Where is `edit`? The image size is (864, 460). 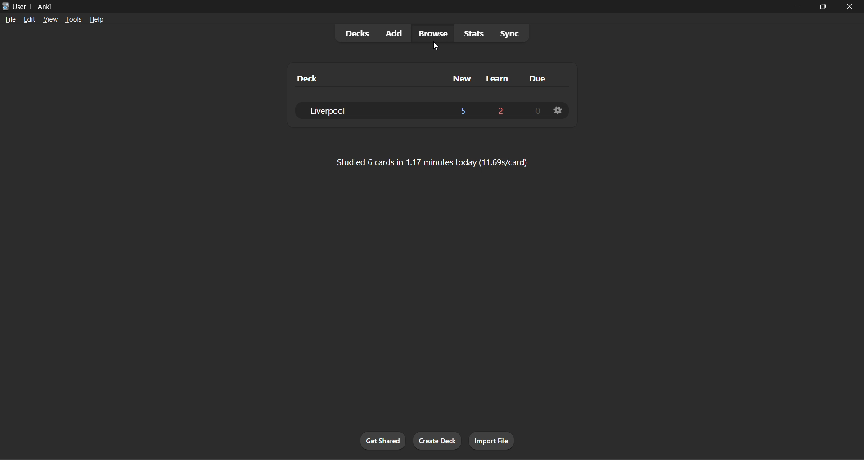 edit is located at coordinates (29, 19).